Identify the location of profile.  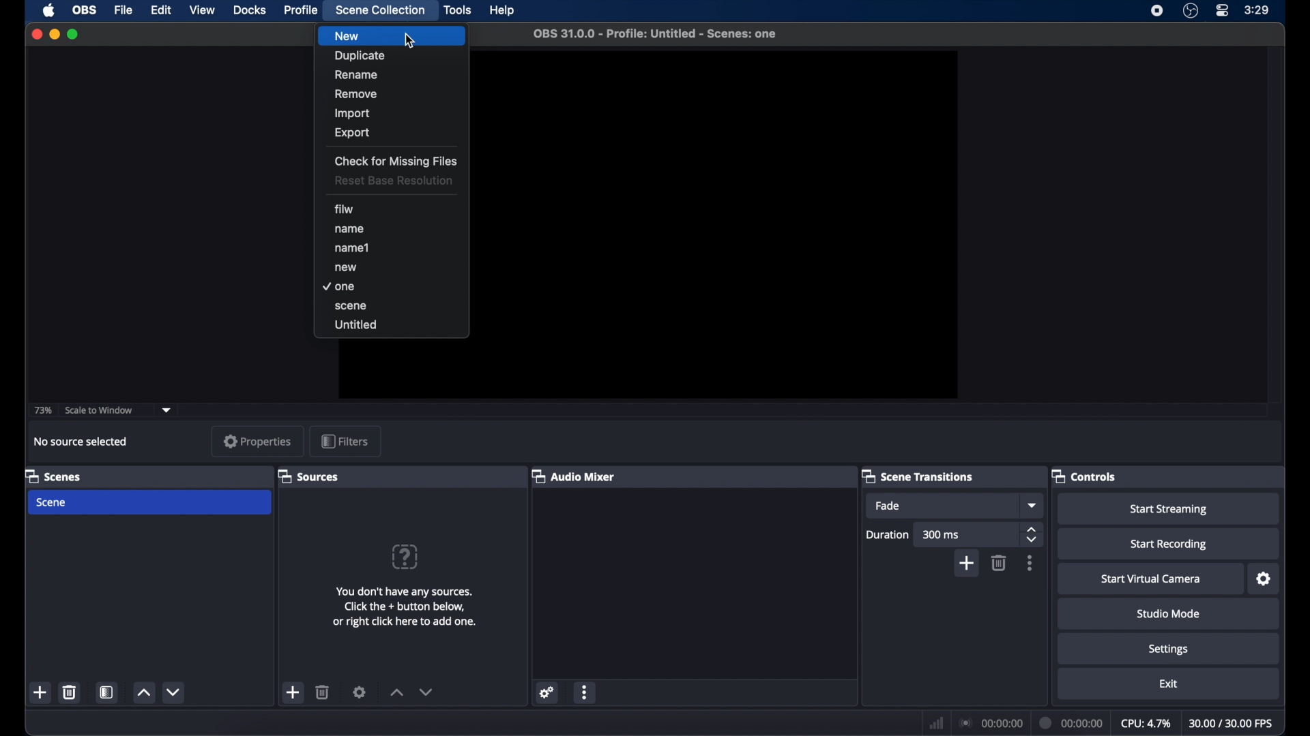
(302, 10).